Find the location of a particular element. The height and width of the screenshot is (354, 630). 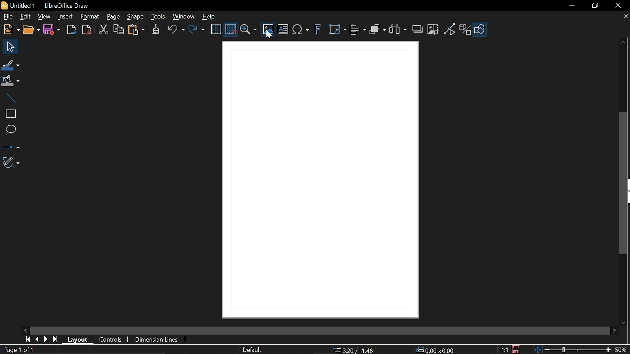

Rectangle is located at coordinates (9, 112).